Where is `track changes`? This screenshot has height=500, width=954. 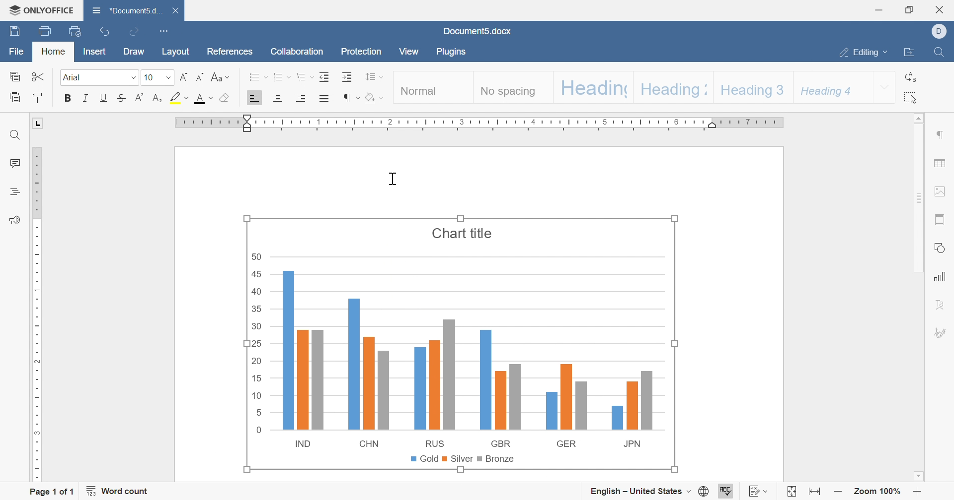 track changes is located at coordinates (759, 491).